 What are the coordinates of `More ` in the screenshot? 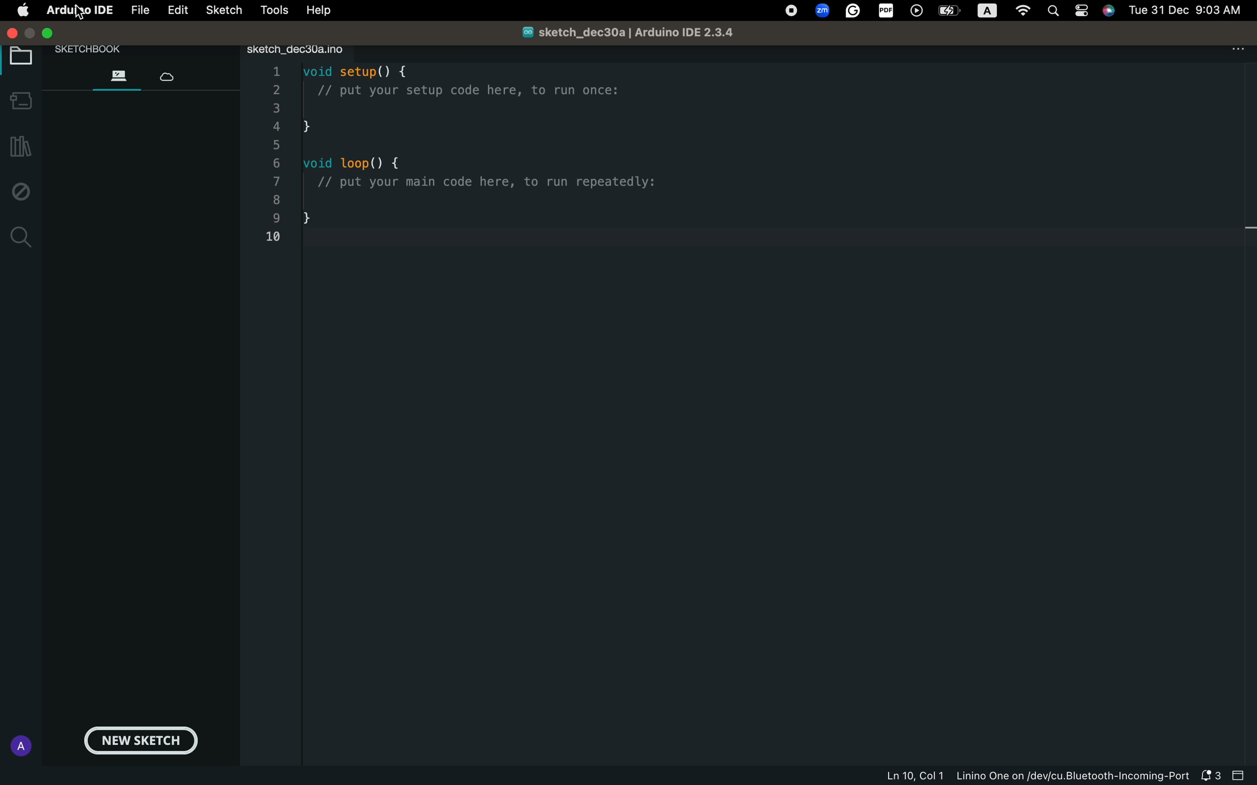 It's located at (1237, 48).